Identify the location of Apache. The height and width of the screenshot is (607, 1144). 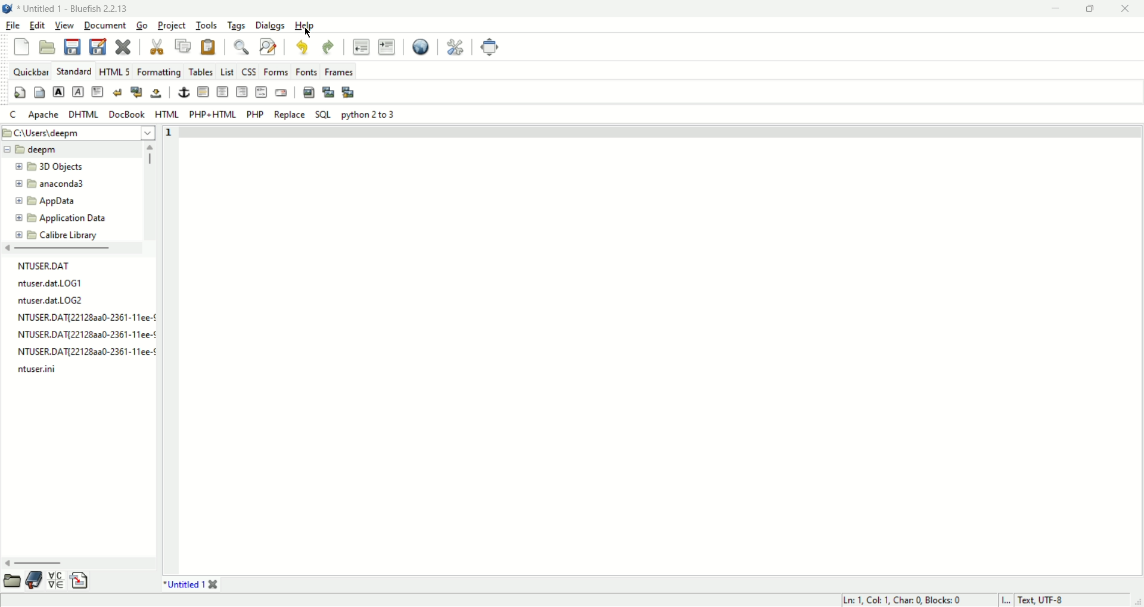
(45, 115).